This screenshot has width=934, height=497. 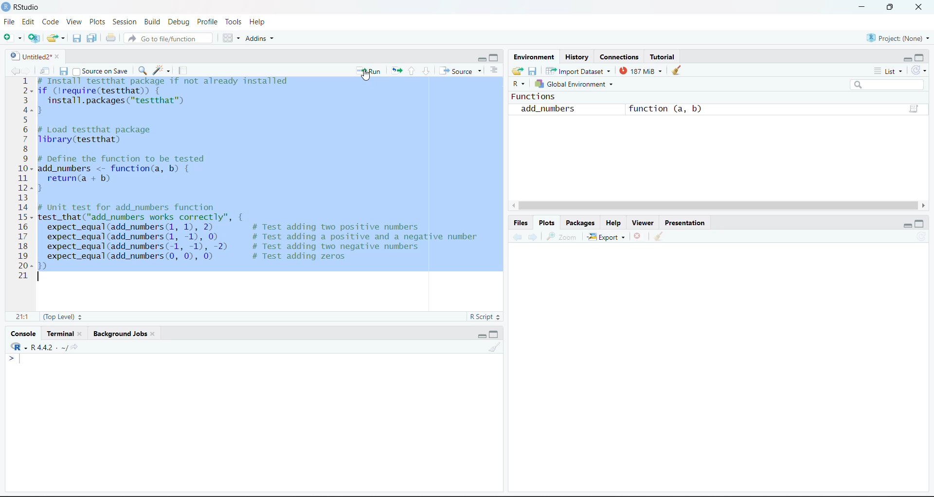 I want to click on zoom, so click(x=563, y=236).